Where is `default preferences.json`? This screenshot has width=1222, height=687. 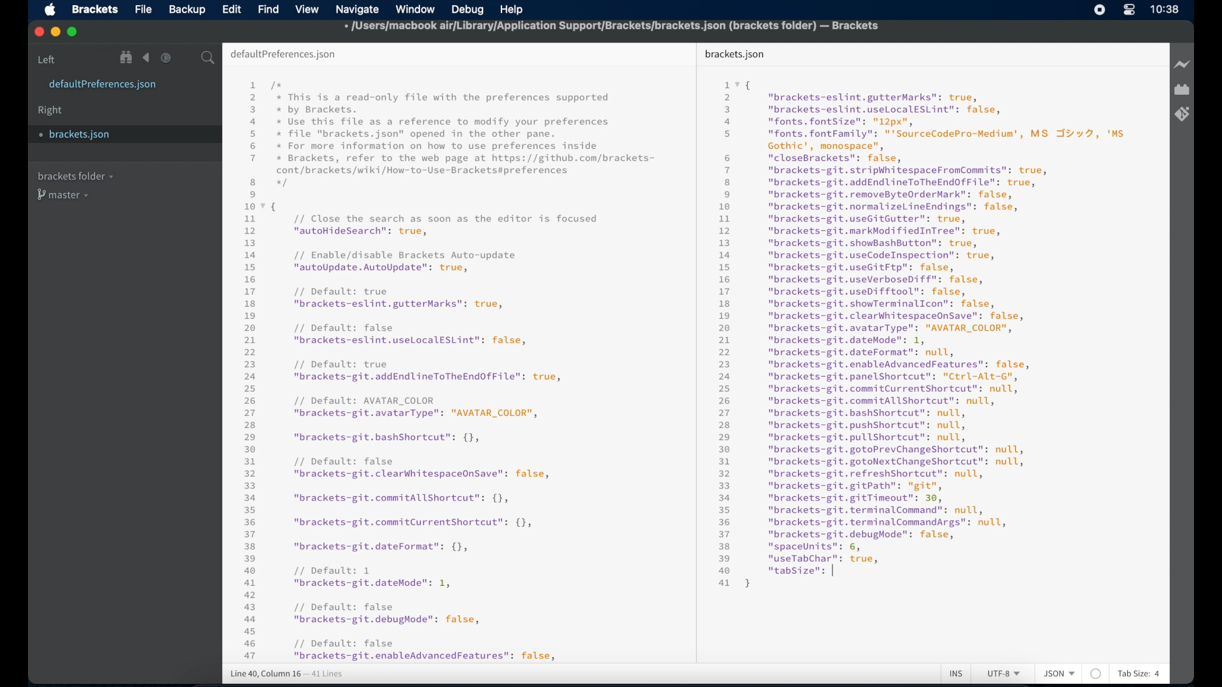
default preferences.json is located at coordinates (283, 55).